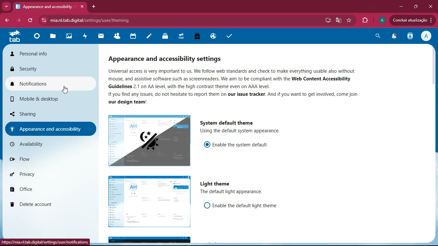 The width and height of the screenshot is (438, 246). I want to click on https://mia.nl.tab.digital/settings/user/notifications, so click(45, 243).